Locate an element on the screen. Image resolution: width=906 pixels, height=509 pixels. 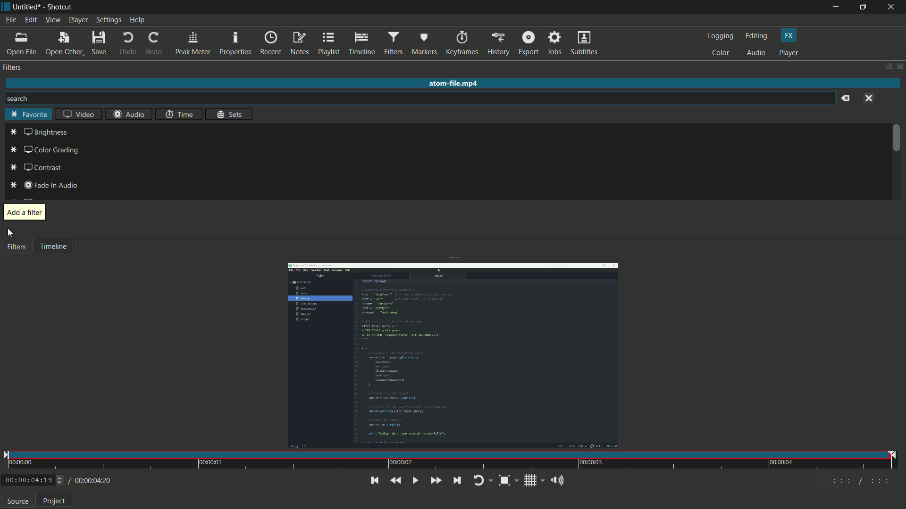
time is located at coordinates (452, 460).